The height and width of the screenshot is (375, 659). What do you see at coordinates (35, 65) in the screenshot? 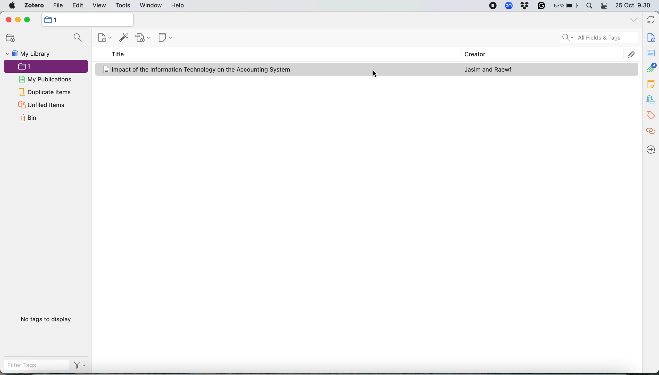
I see `collection` at bounding box center [35, 65].